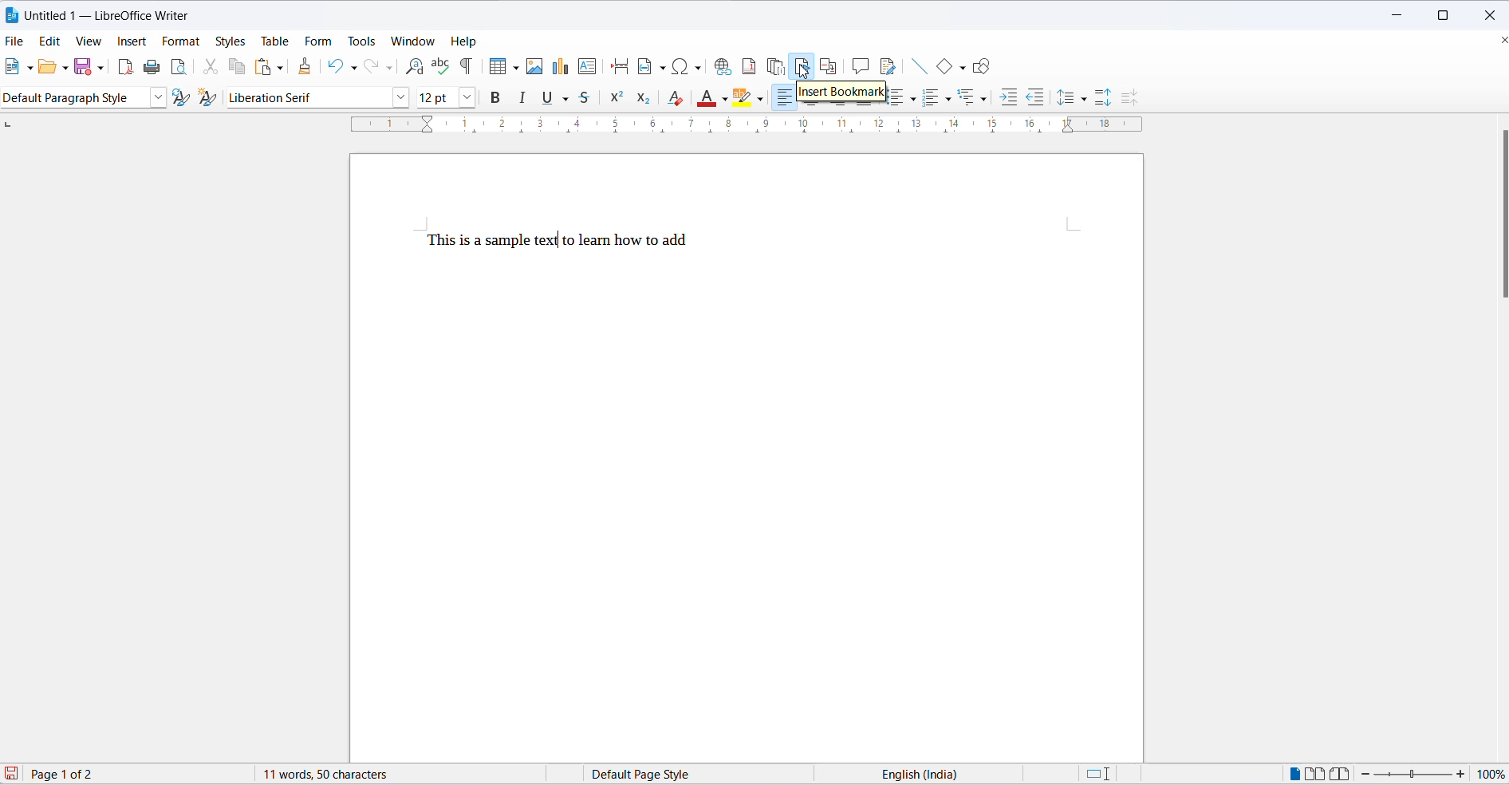 The width and height of the screenshot is (1509, 785). Describe the element at coordinates (617, 99) in the screenshot. I see `superscript` at that location.